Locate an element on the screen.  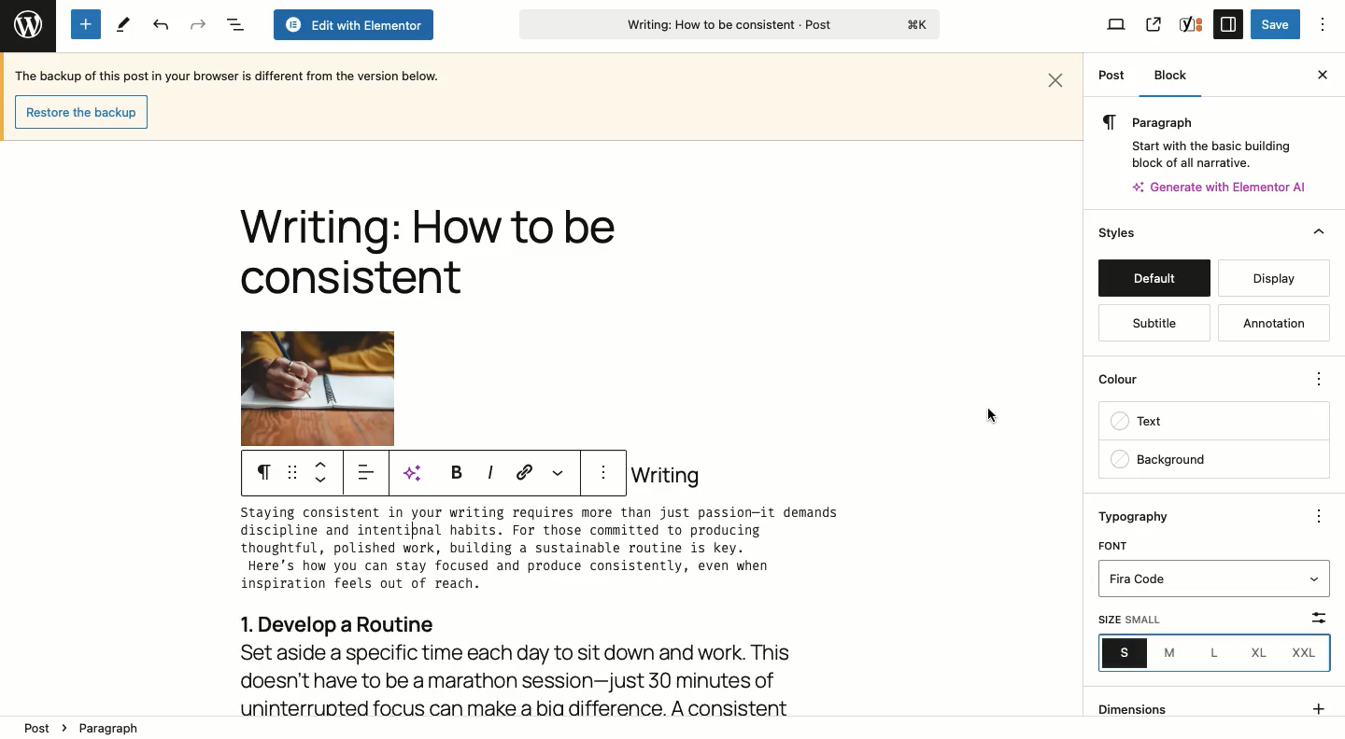
Annotation is located at coordinates (1269, 322).